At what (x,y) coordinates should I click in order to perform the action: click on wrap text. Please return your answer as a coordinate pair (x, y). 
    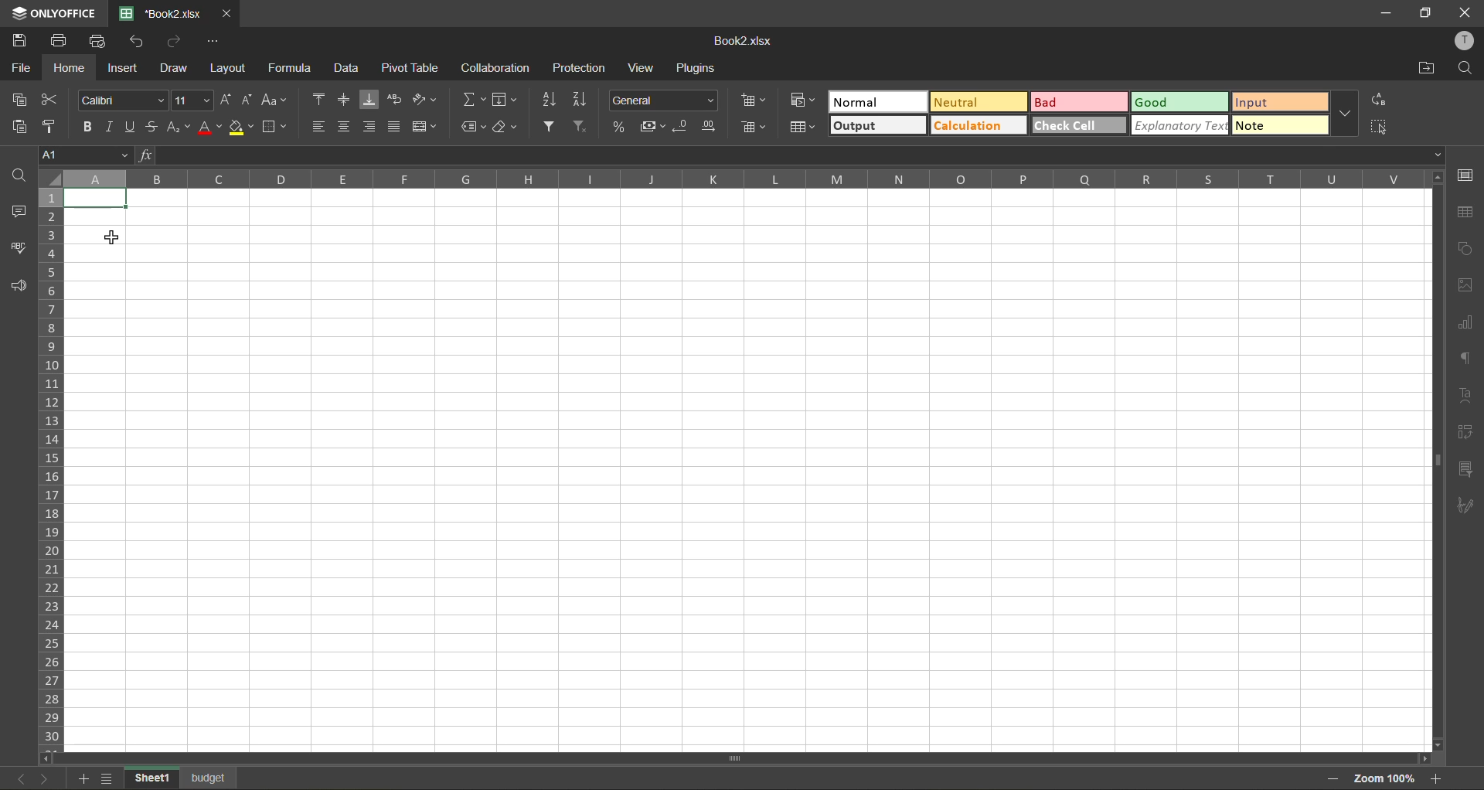
    Looking at the image, I should click on (393, 99).